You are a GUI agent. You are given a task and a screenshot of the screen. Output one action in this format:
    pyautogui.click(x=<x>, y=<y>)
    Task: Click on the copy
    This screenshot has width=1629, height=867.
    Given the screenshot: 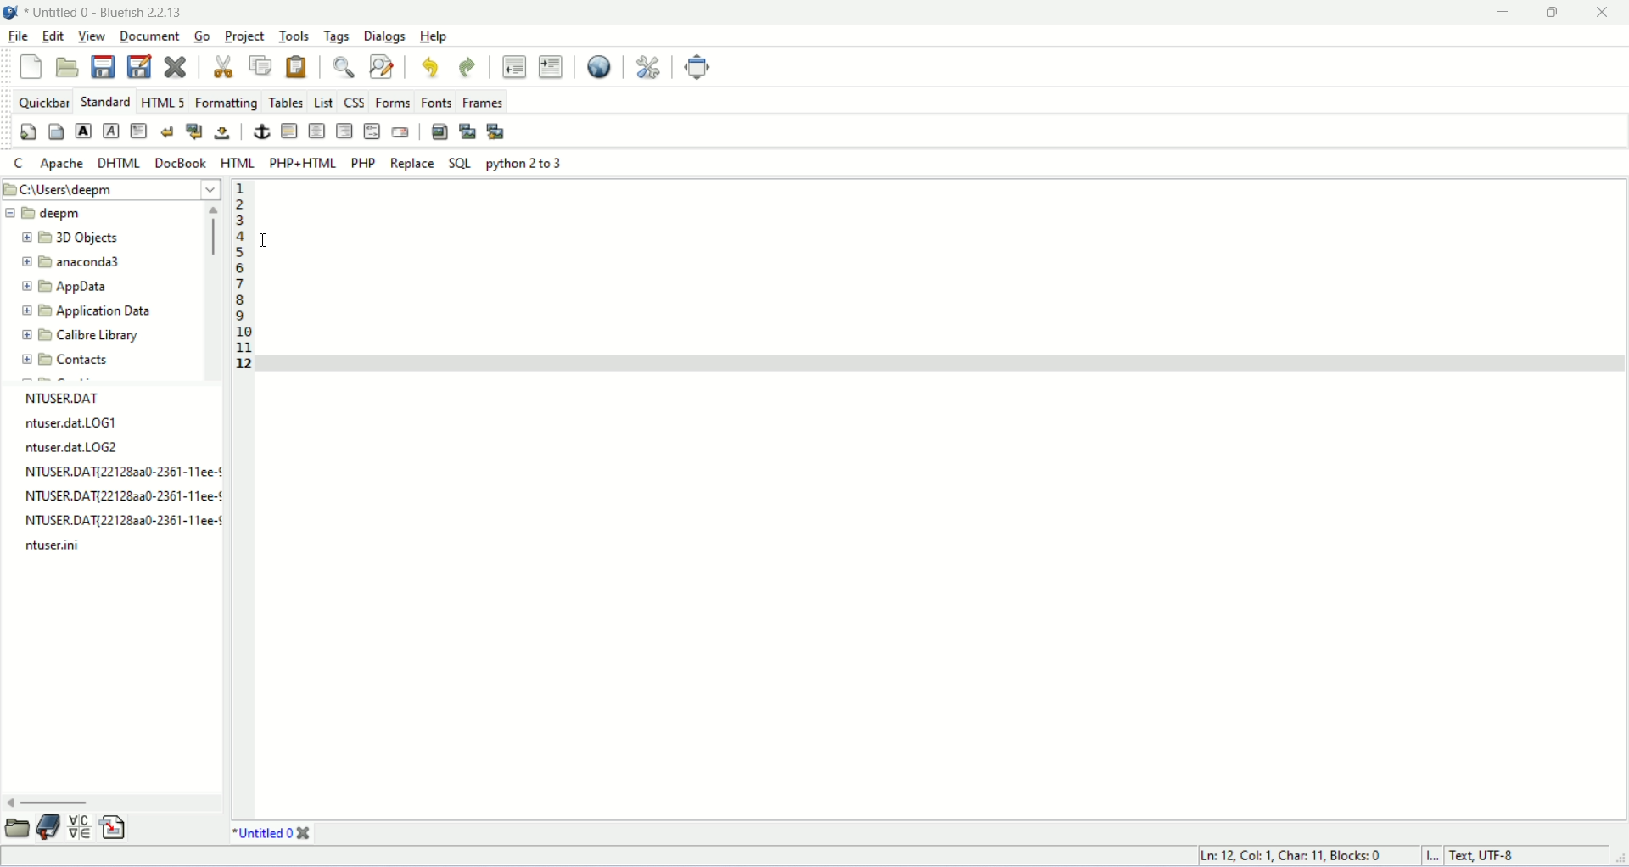 What is the action you would take?
    pyautogui.click(x=263, y=66)
    